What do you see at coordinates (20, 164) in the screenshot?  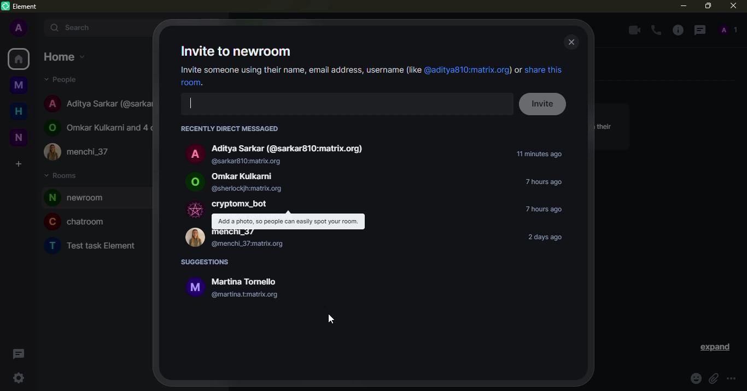 I see `create space` at bounding box center [20, 164].